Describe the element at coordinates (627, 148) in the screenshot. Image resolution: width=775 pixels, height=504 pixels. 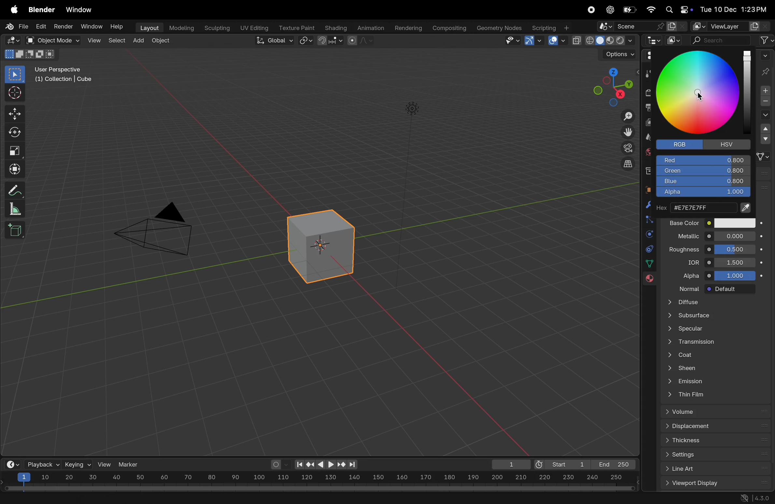
I see `camera` at that location.